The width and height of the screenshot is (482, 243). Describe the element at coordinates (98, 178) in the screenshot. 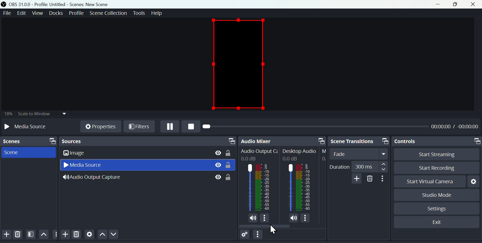

I see `Audio output capture` at that location.